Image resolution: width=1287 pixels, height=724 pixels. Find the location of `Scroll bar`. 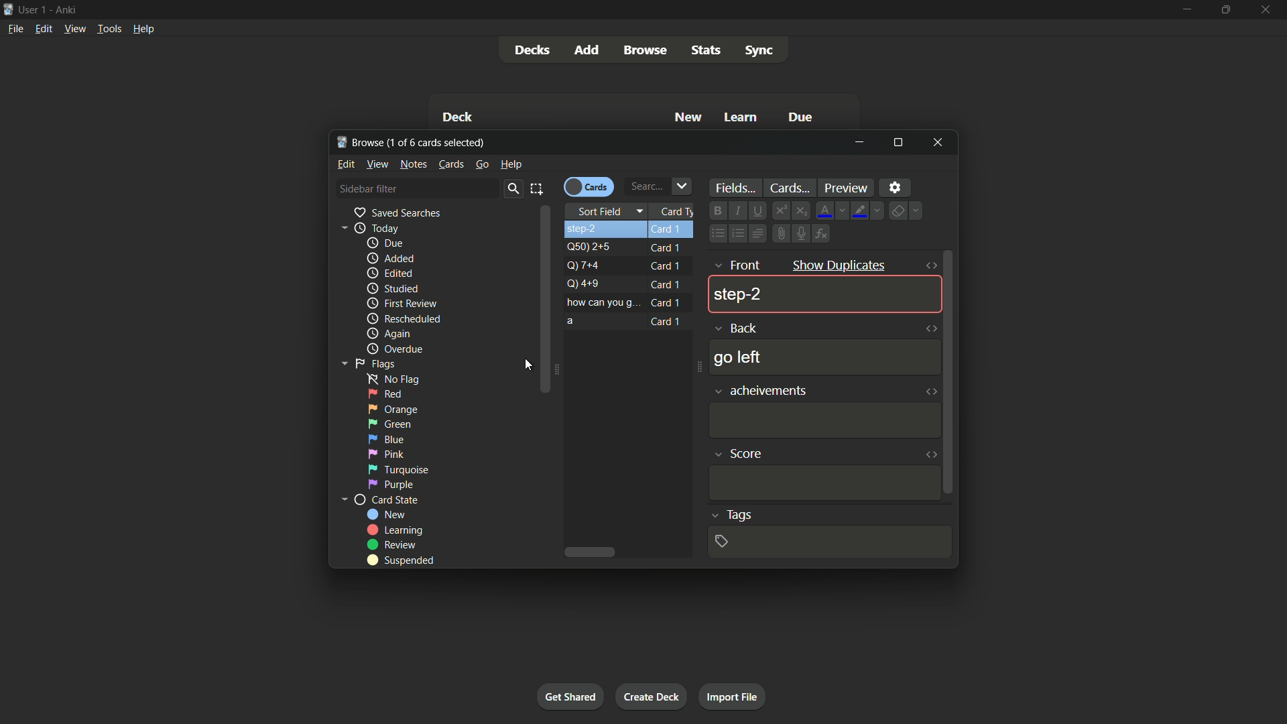

Scroll bar is located at coordinates (952, 373).